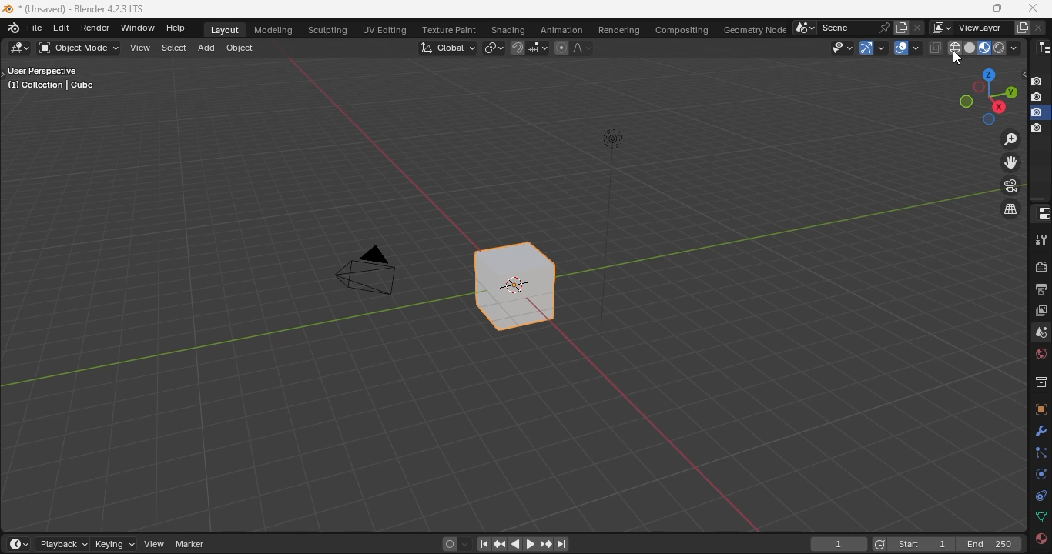  I want to click on texture paint, so click(451, 28).